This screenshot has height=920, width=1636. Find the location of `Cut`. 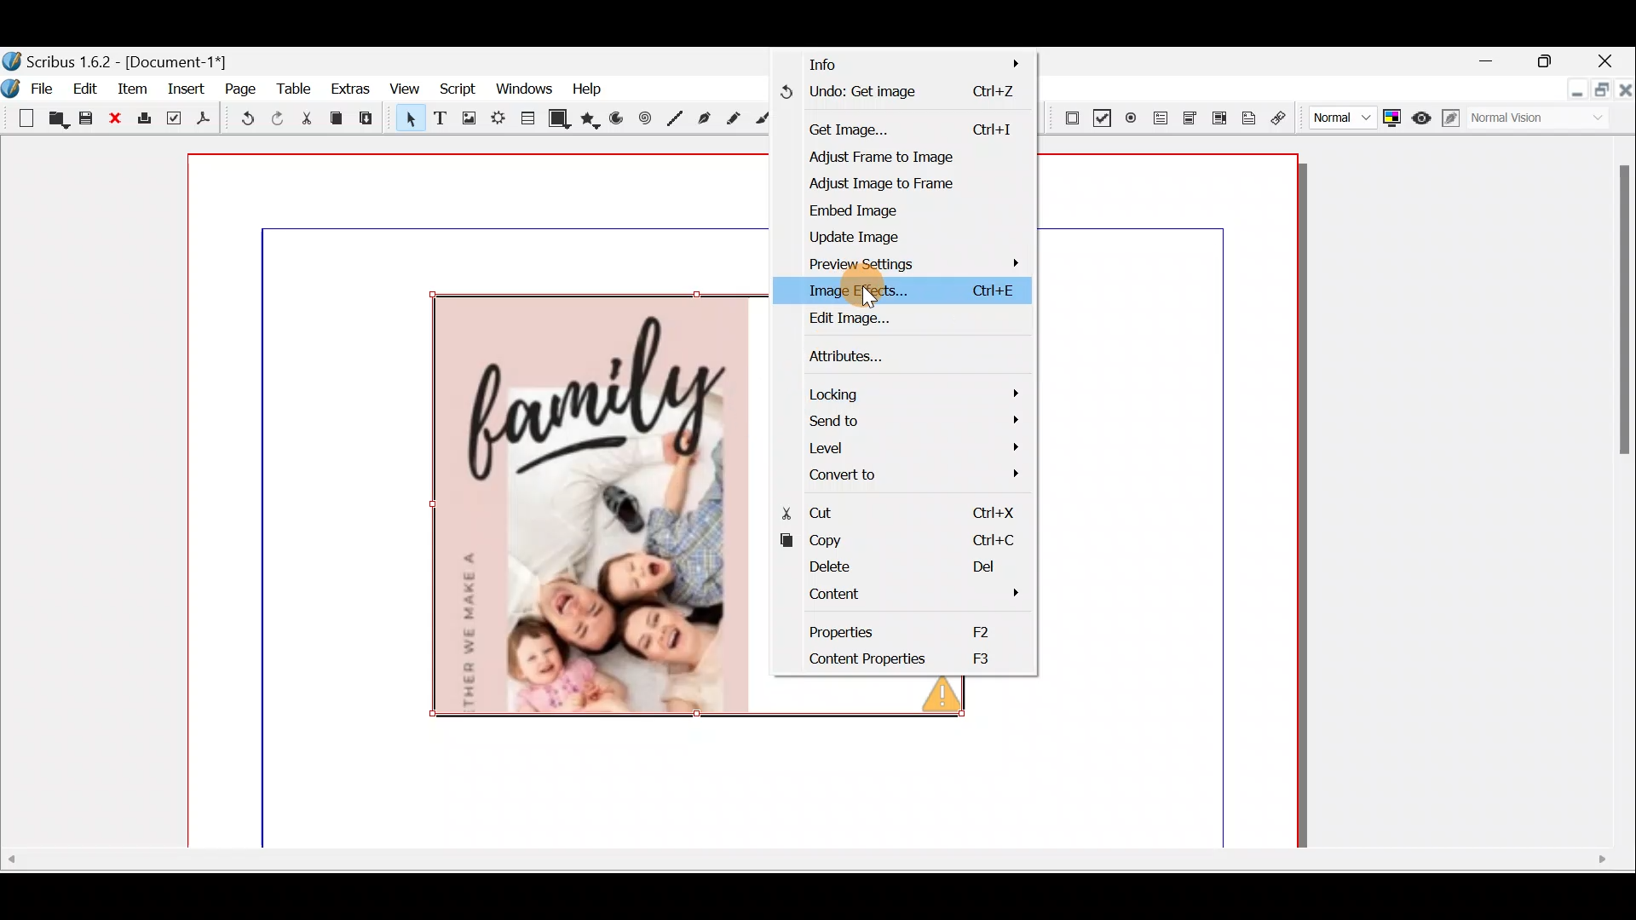

Cut is located at coordinates (901, 515).